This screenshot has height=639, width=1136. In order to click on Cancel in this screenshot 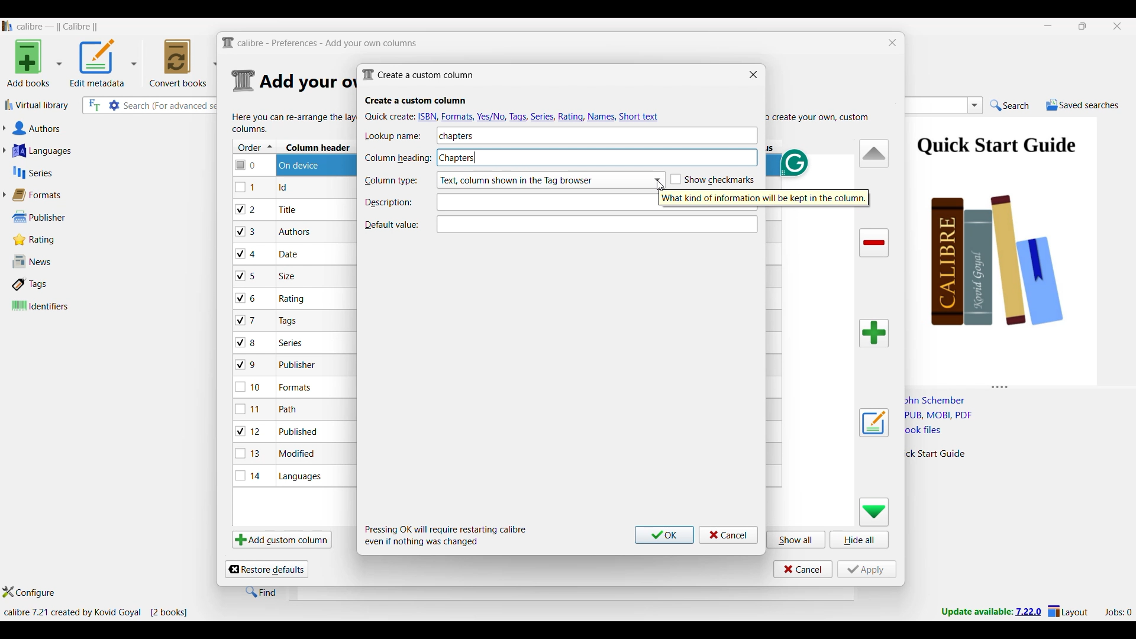, I will do `click(803, 569)`.